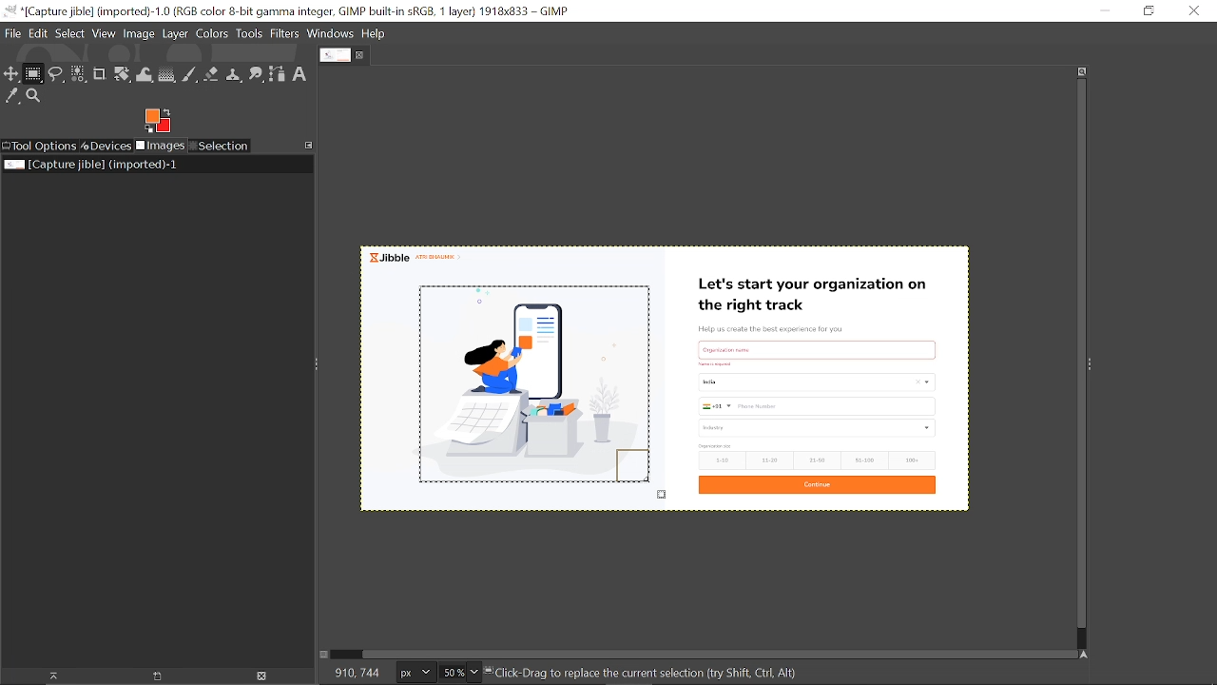 Image resolution: width=1217 pixels, height=685 pixels. Describe the element at coordinates (176, 34) in the screenshot. I see `Layer` at that location.